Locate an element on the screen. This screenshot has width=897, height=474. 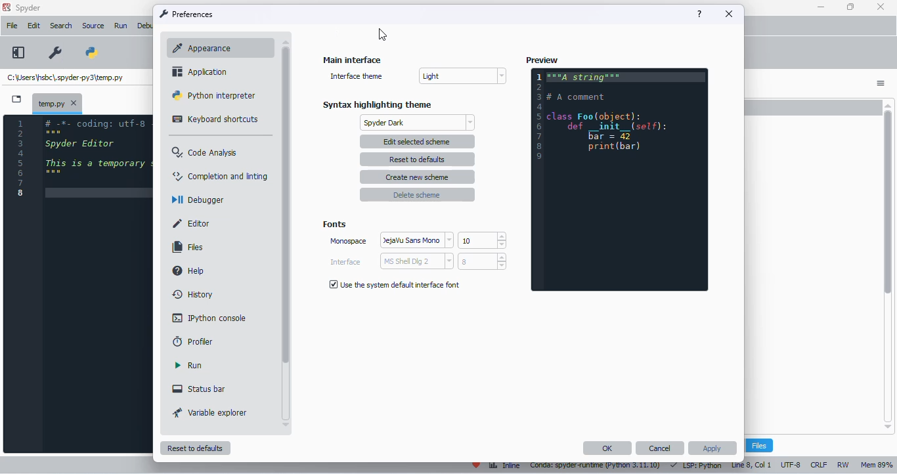
cursor is located at coordinates (382, 35).